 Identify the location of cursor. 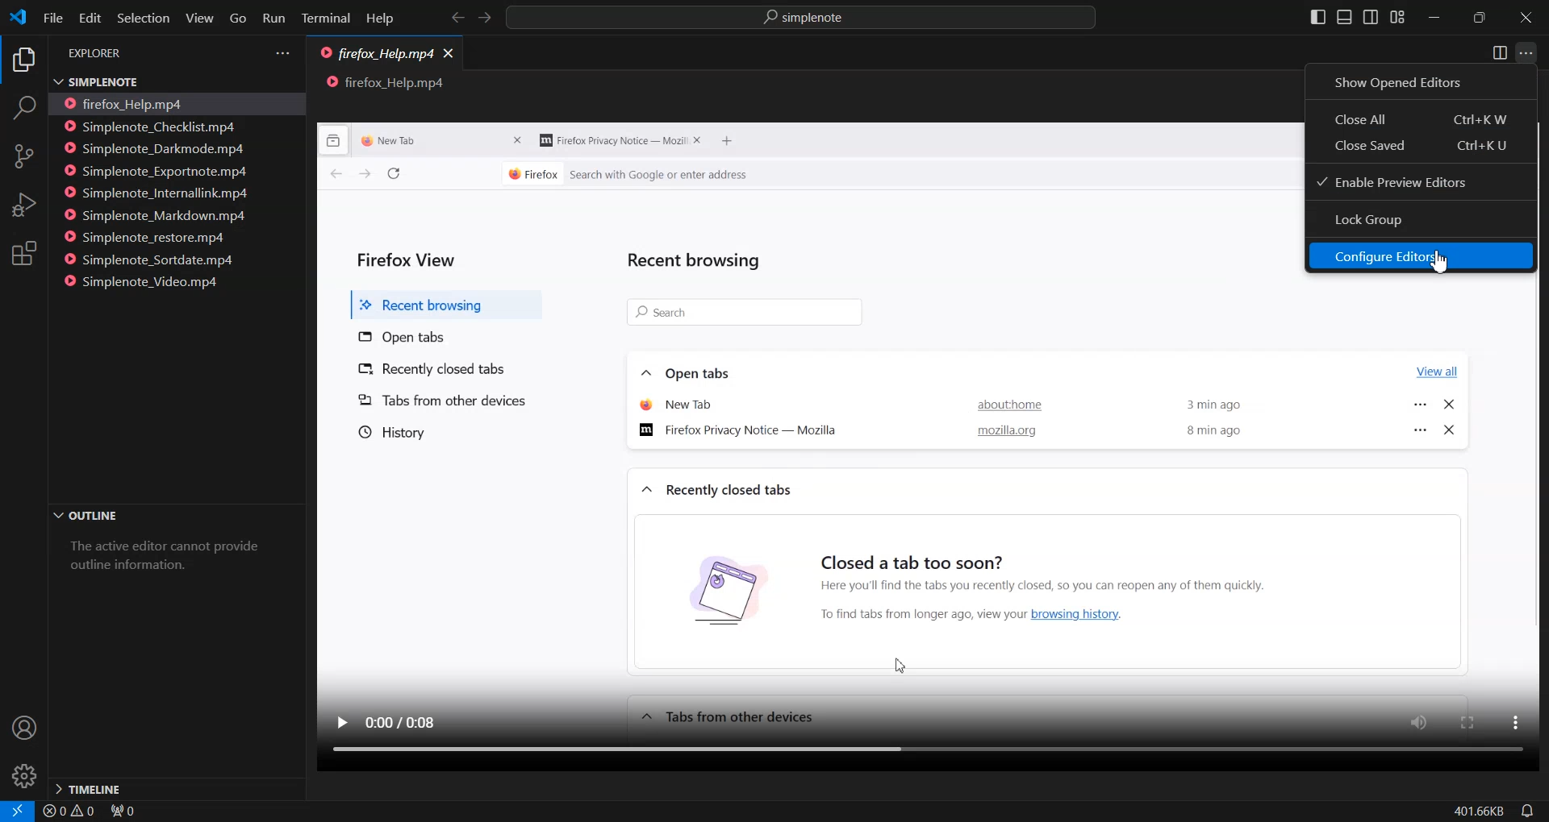
(899, 660).